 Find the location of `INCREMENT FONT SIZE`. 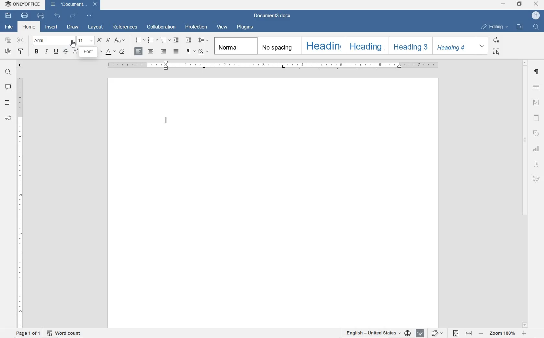

INCREMENT FONT SIZE is located at coordinates (100, 40).